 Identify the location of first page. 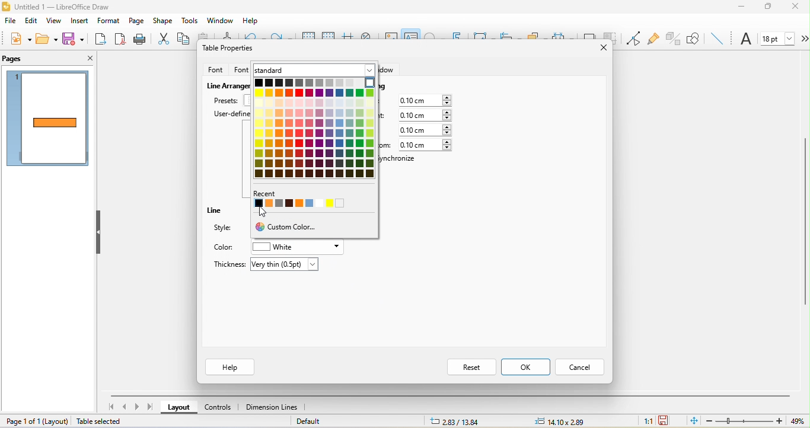
(111, 407).